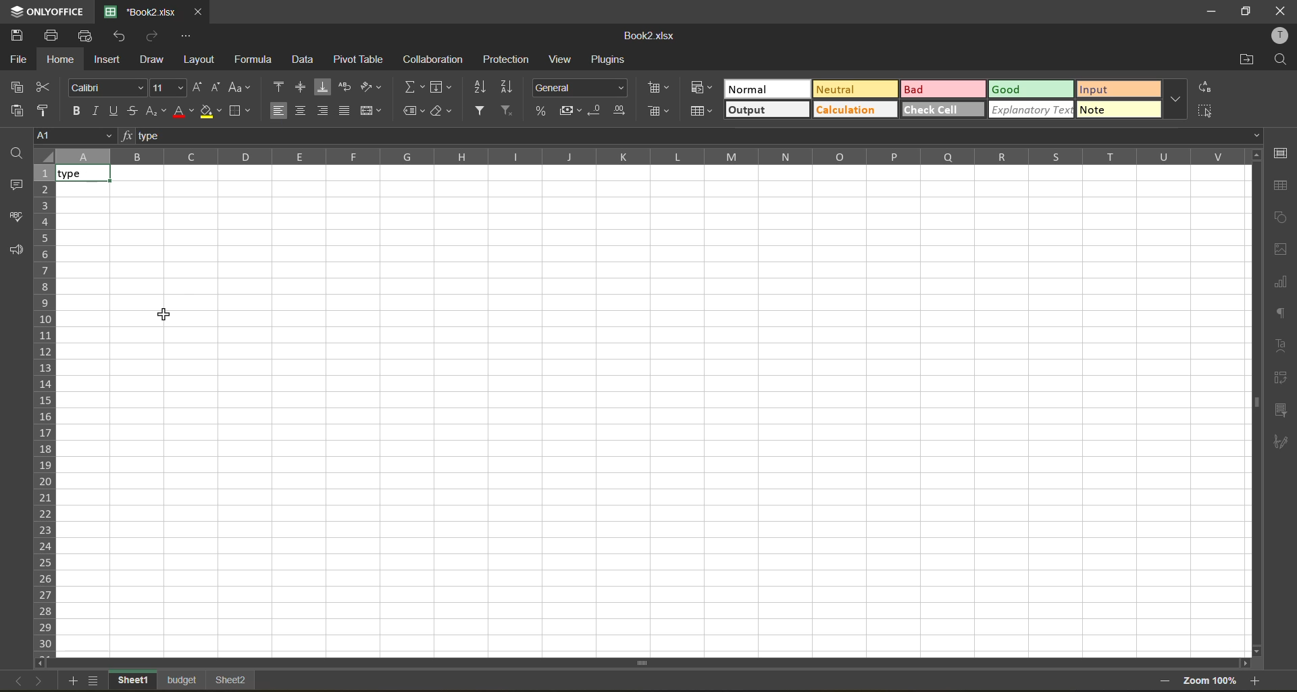 The height and width of the screenshot is (692, 1297). Describe the element at coordinates (199, 10) in the screenshot. I see `close tab` at that location.